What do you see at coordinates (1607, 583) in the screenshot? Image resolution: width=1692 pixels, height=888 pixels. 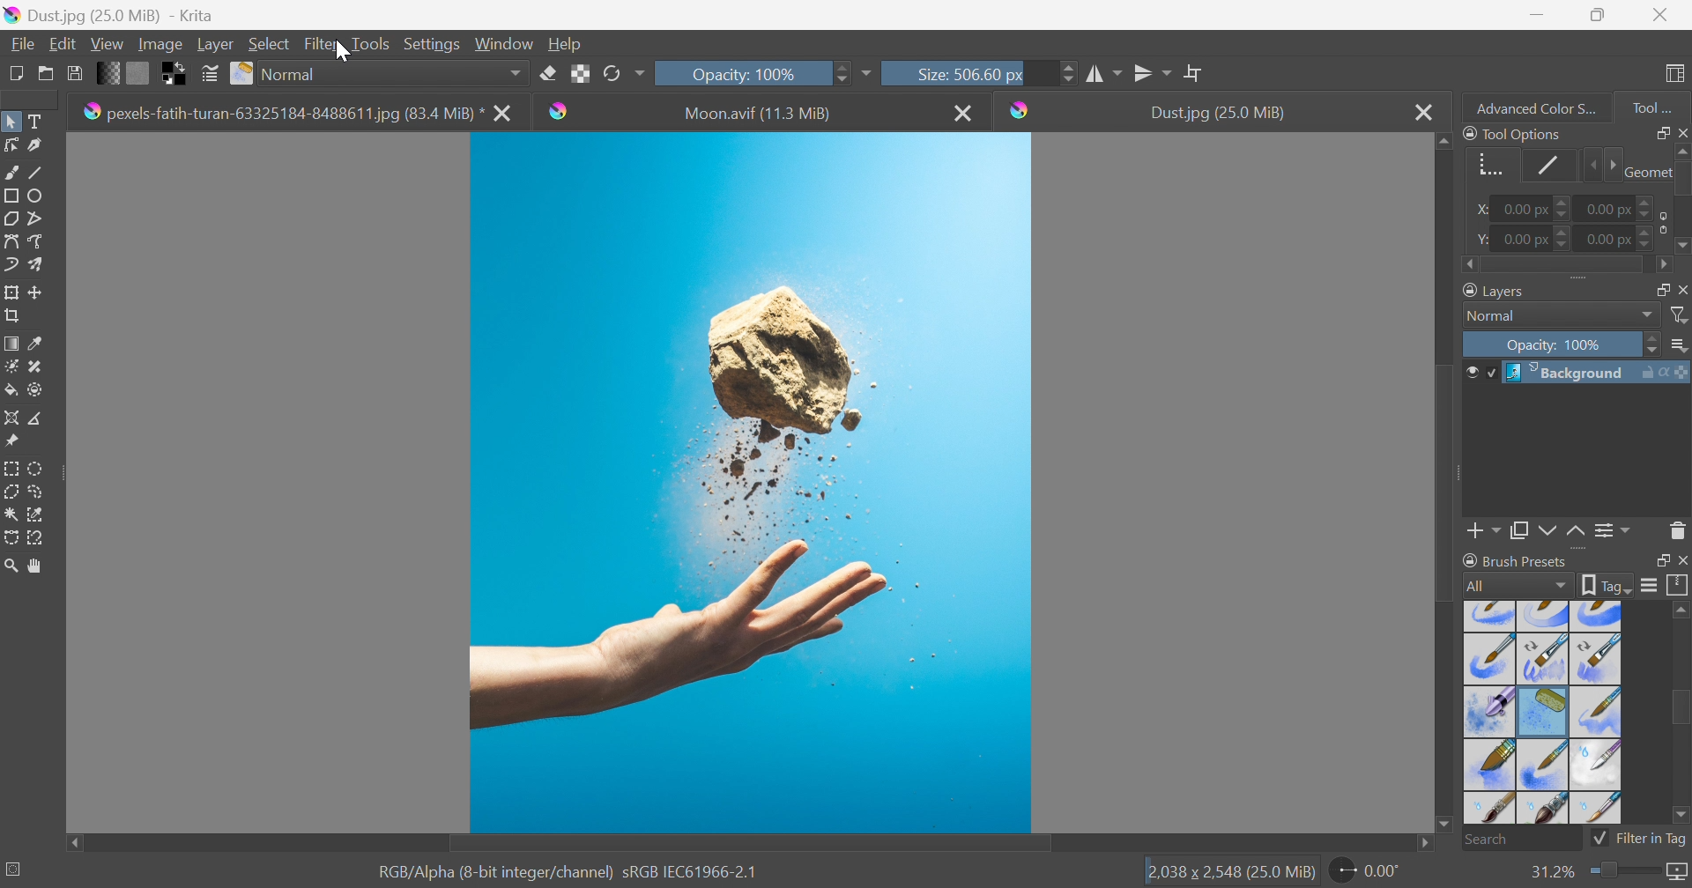 I see `Show the tag box options` at bounding box center [1607, 583].